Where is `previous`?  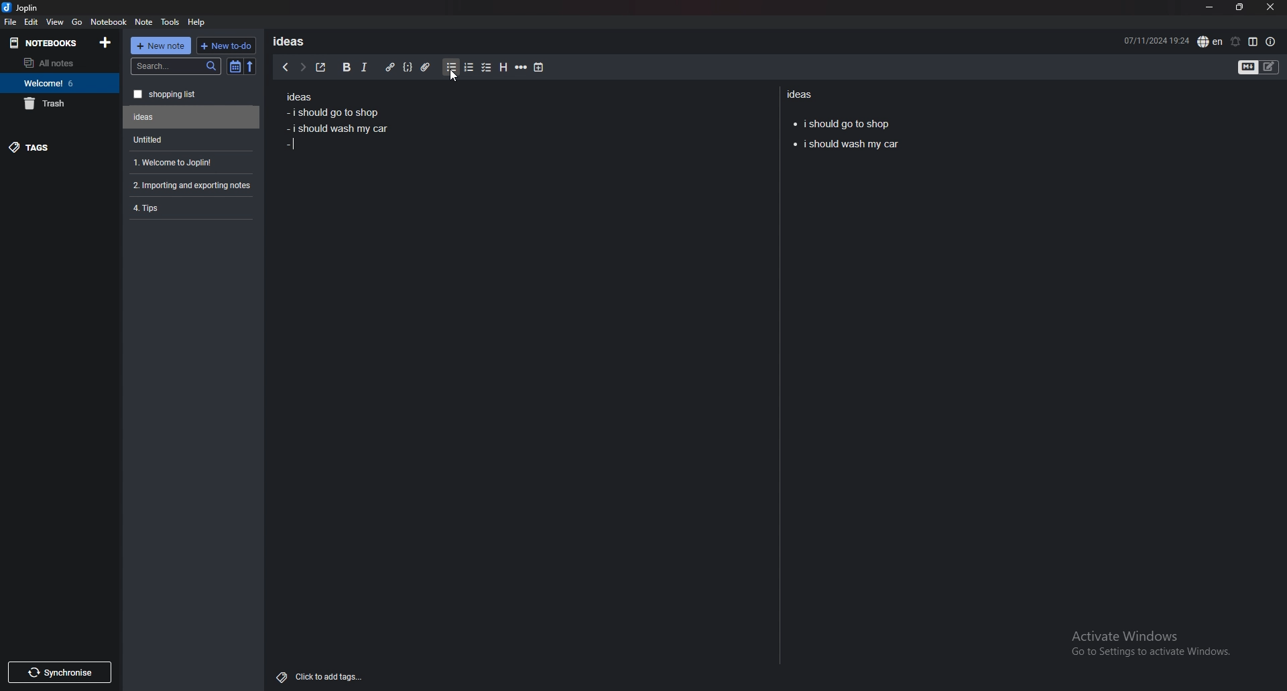
previous is located at coordinates (285, 67).